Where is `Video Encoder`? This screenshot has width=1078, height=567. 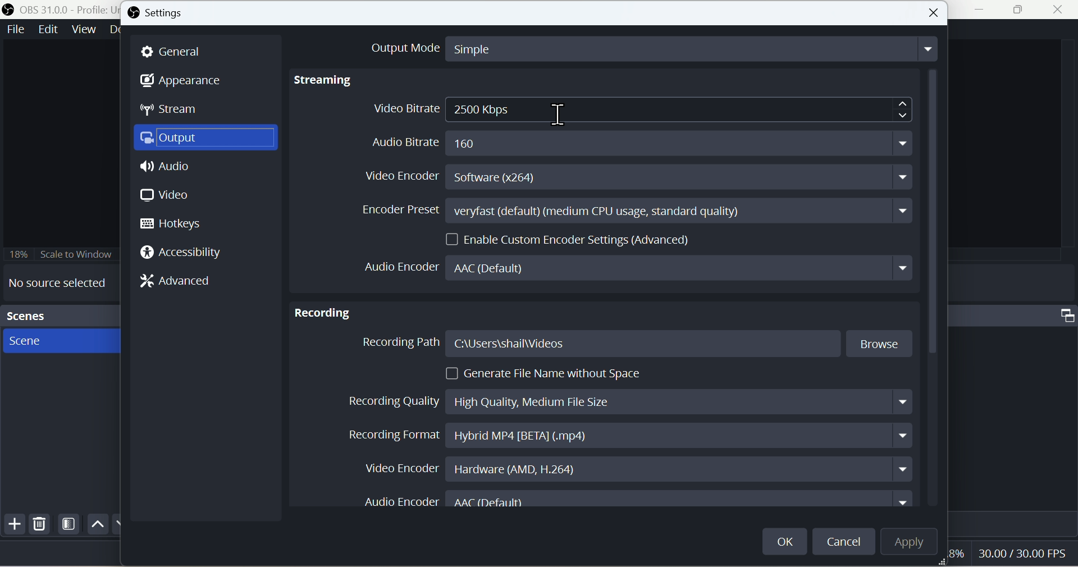 Video Encoder is located at coordinates (640, 178).